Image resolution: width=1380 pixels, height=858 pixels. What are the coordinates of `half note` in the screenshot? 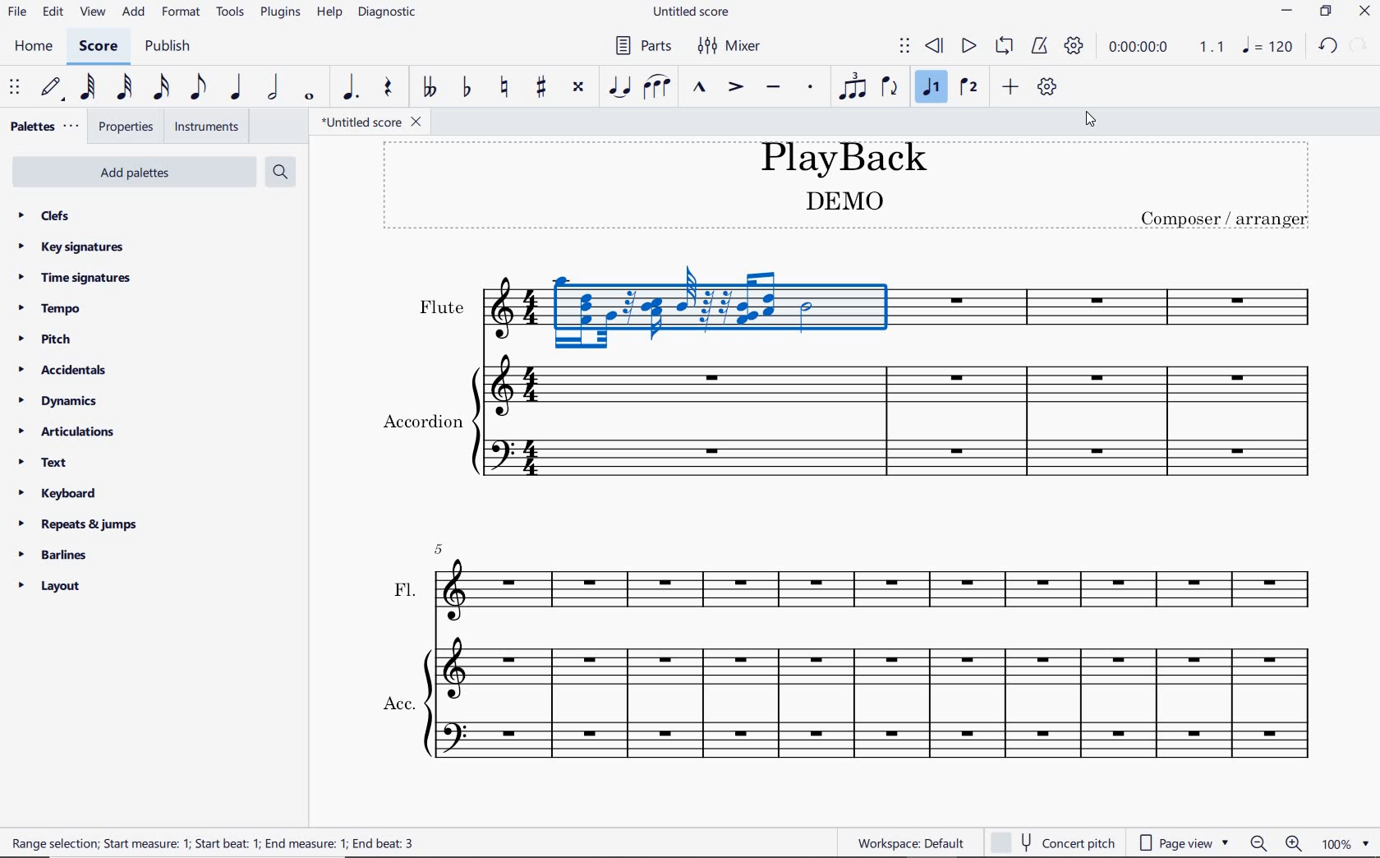 It's located at (274, 88).